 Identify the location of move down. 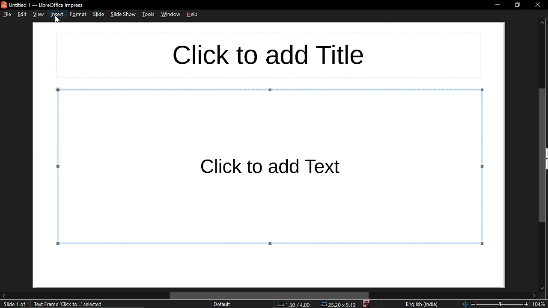
(543, 287).